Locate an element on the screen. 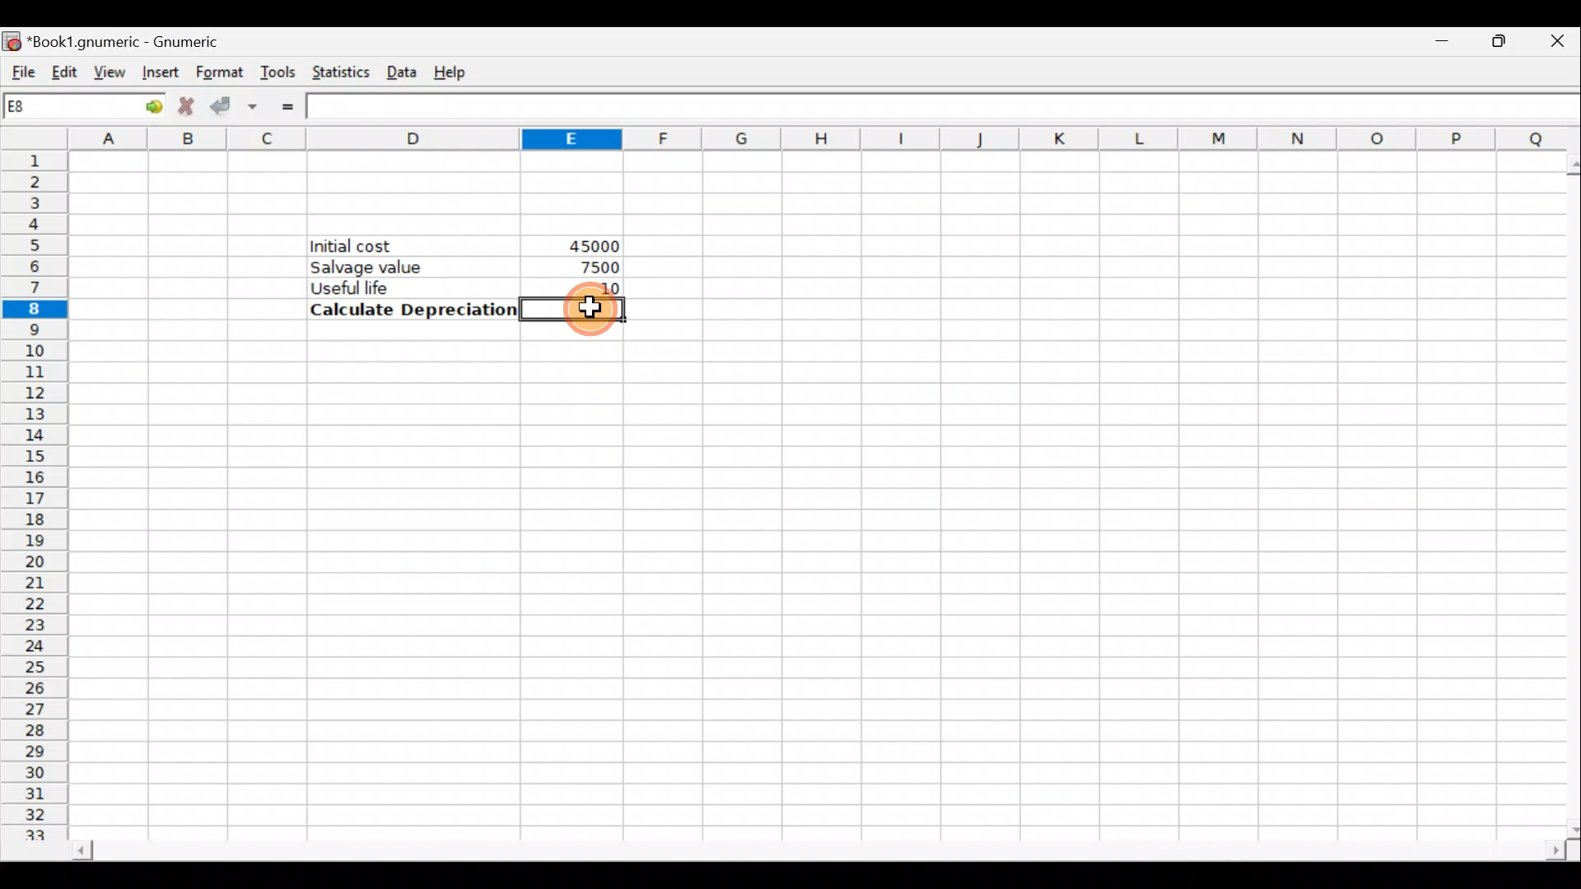  Cells is located at coordinates (811, 584).